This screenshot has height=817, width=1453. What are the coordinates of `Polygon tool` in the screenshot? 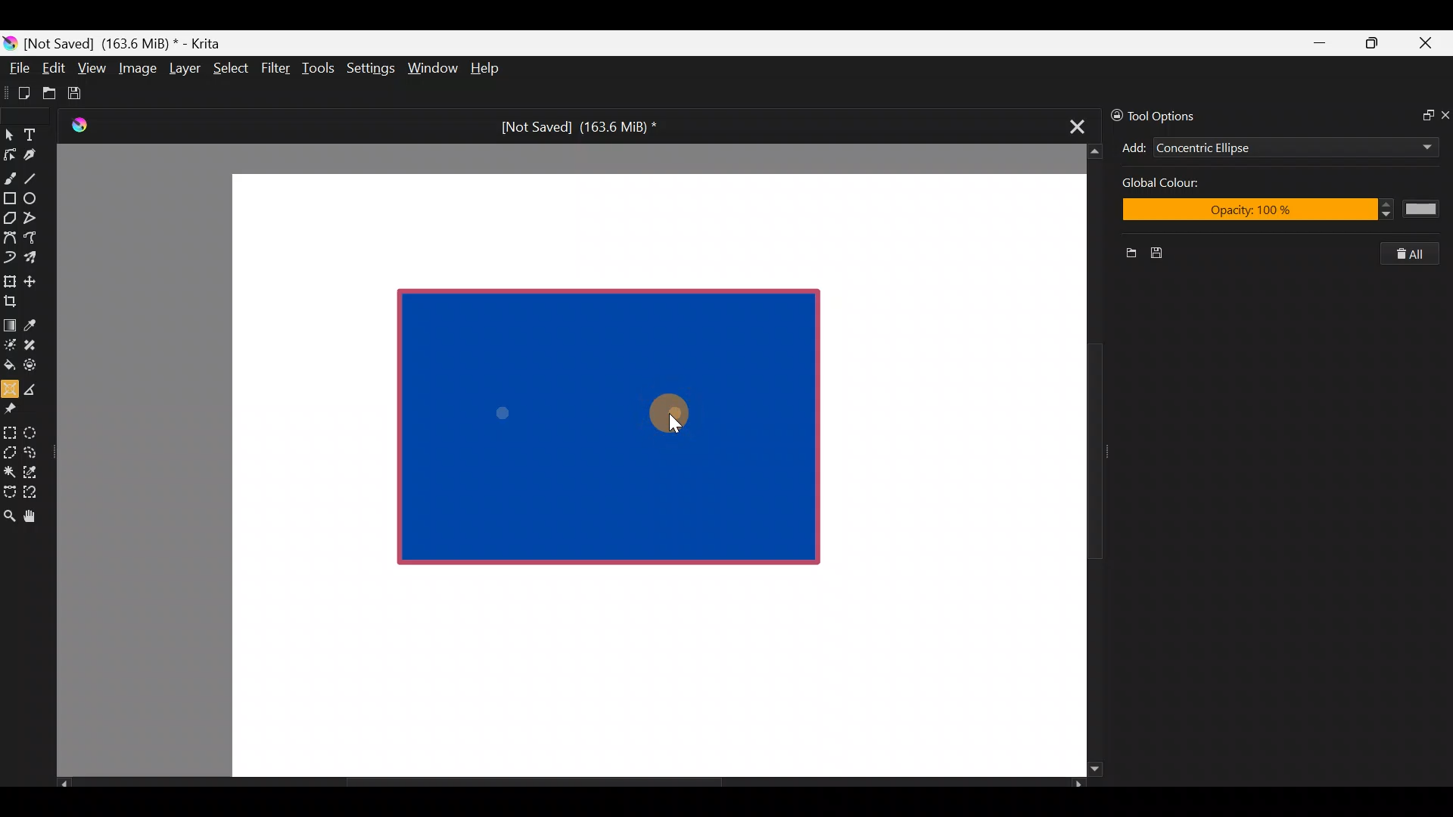 It's located at (9, 219).